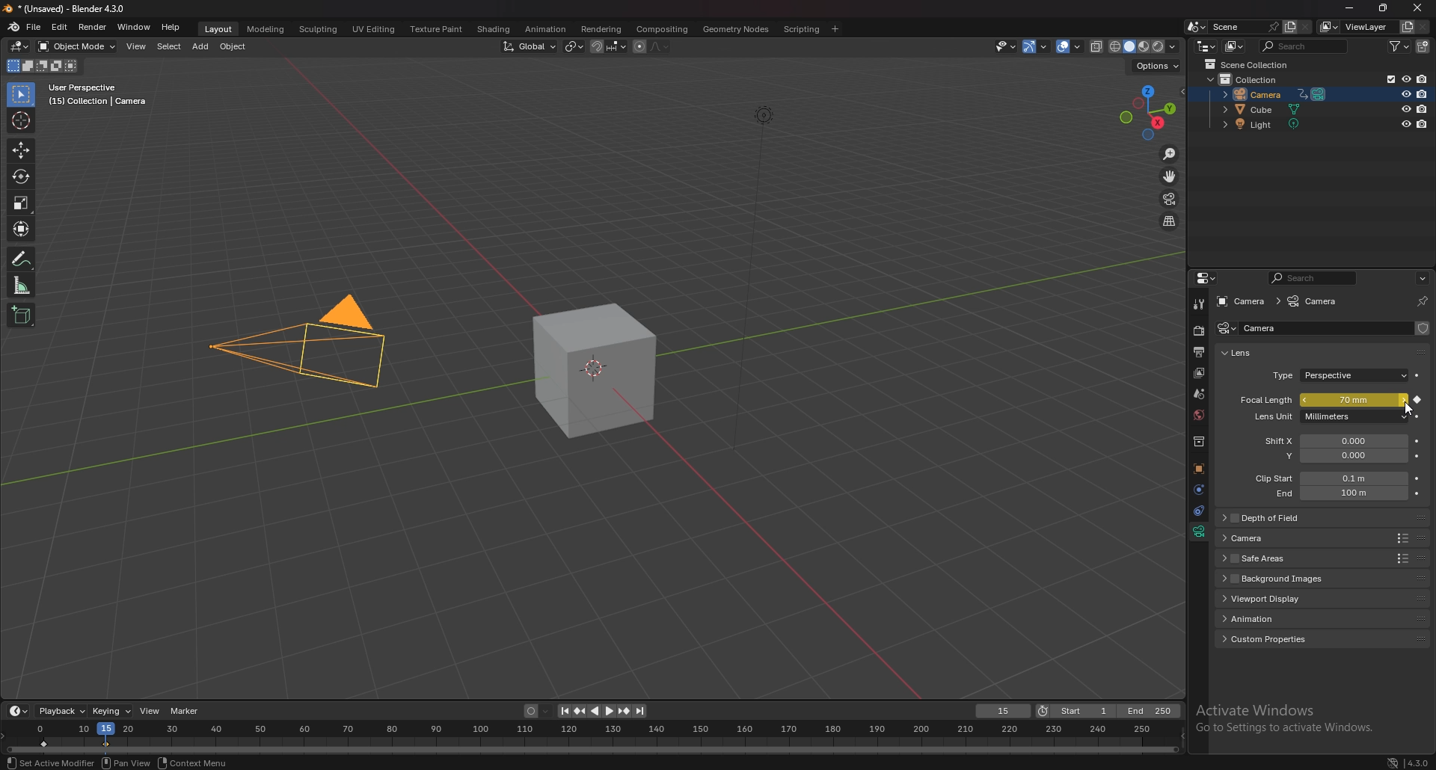 The height and width of the screenshot is (770, 1436). I want to click on viewport shading, so click(1144, 47).